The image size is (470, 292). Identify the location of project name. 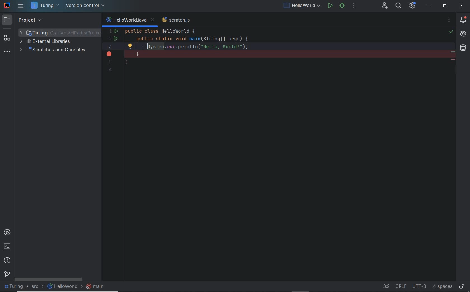
(15, 286).